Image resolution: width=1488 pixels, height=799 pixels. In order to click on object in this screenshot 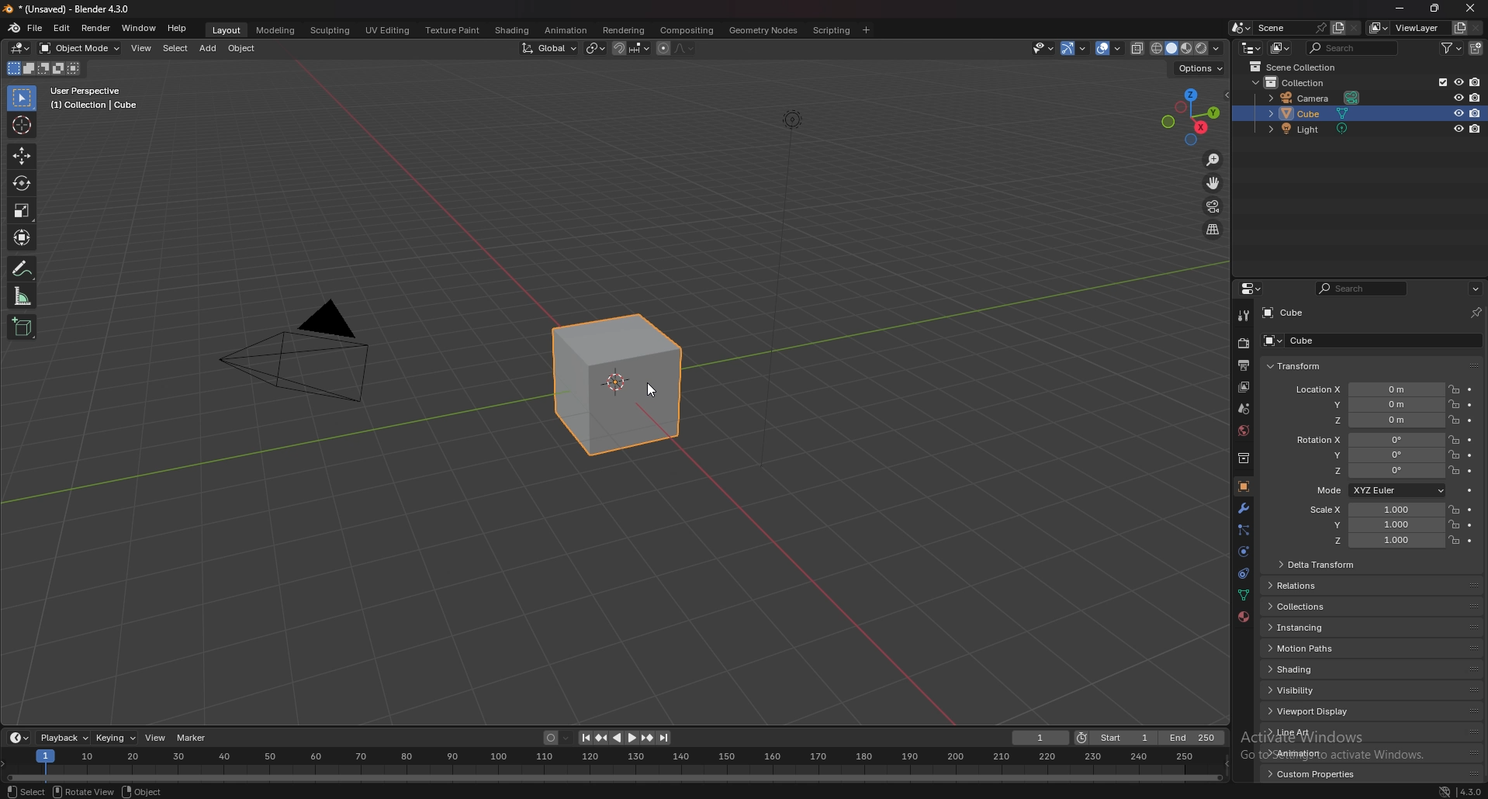, I will do `click(245, 48)`.